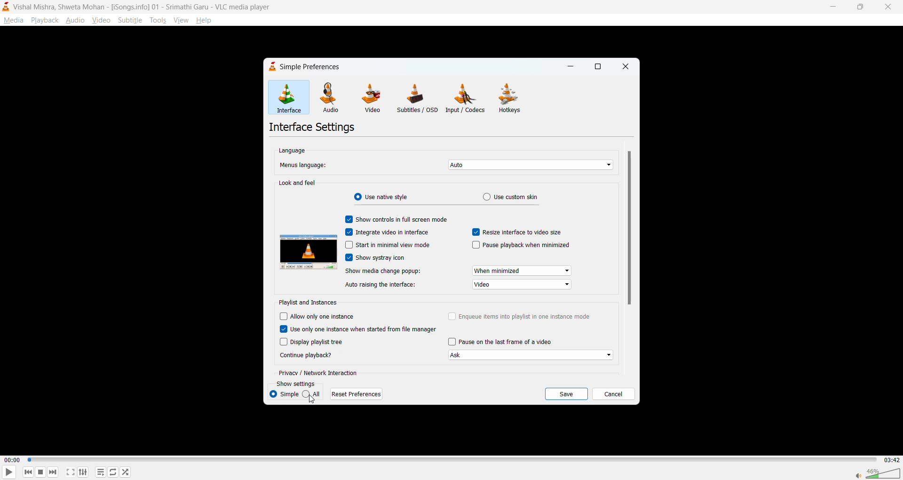 This screenshot has height=480, width=903. Describe the element at coordinates (39, 472) in the screenshot. I see `stop` at that location.